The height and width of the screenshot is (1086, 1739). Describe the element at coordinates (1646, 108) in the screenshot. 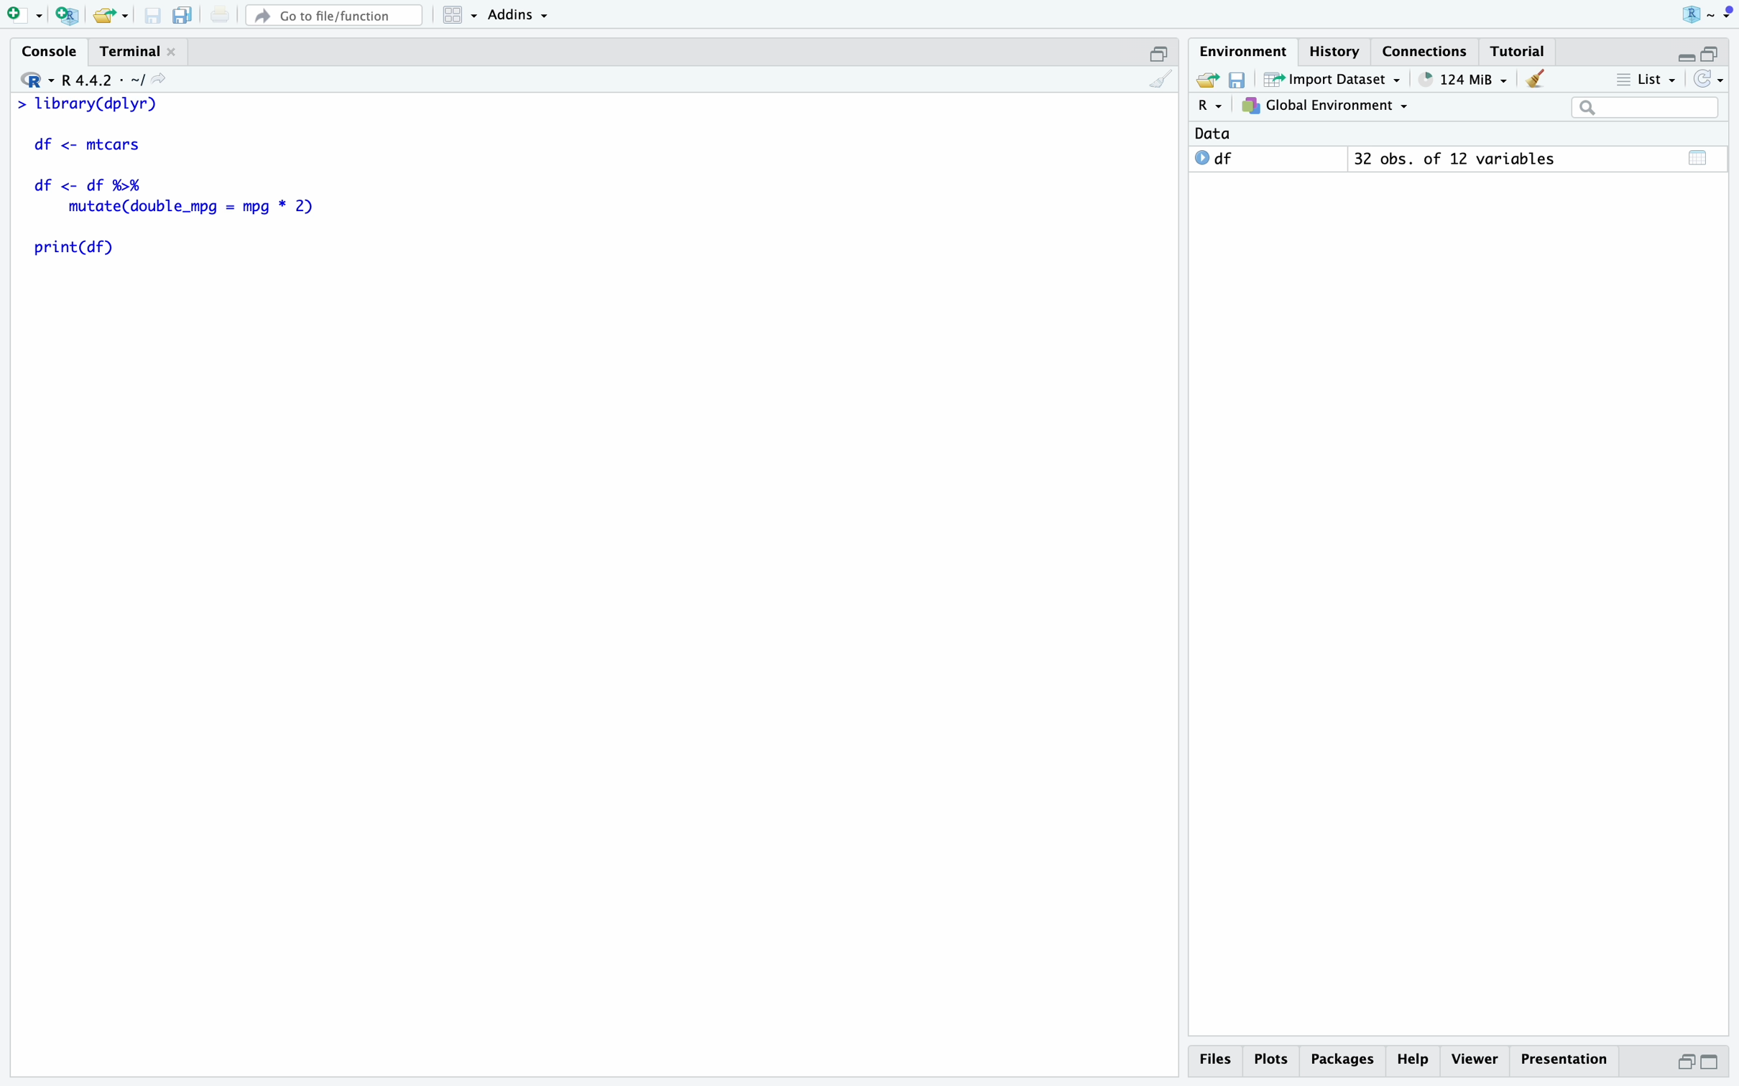

I see `search box` at that location.